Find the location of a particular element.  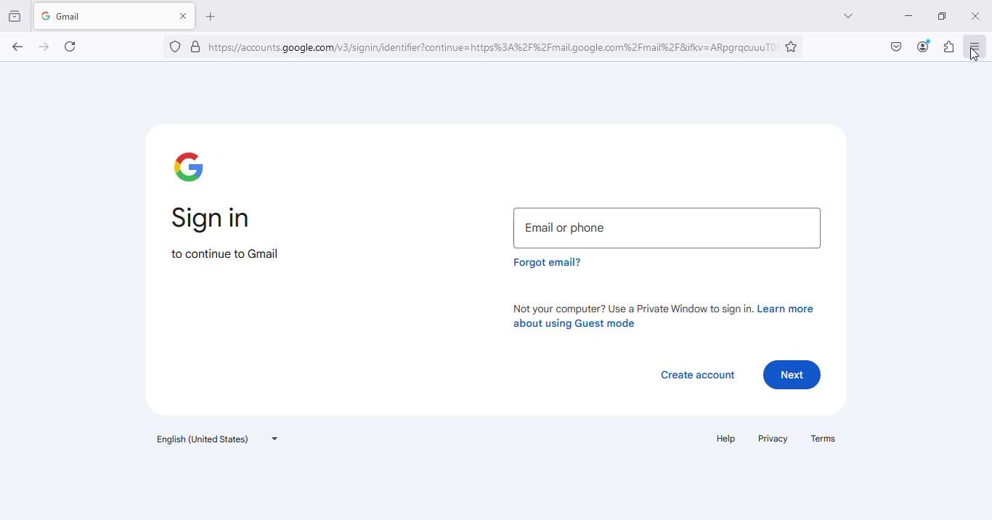

google logo is located at coordinates (190, 166).